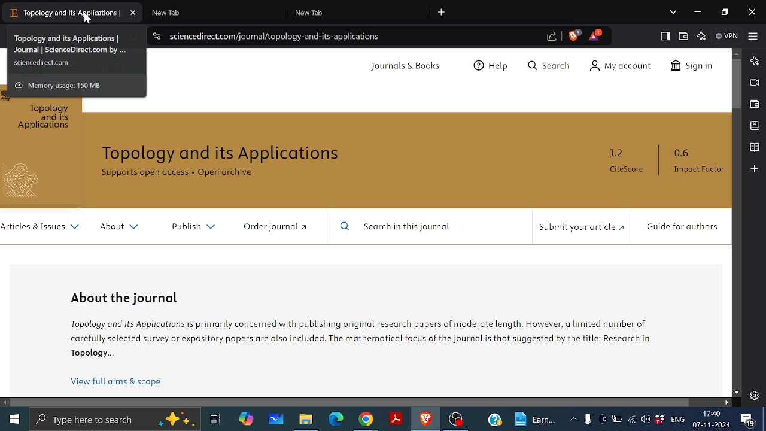 The image size is (766, 431). Describe the element at coordinates (677, 420) in the screenshot. I see `Language` at that location.